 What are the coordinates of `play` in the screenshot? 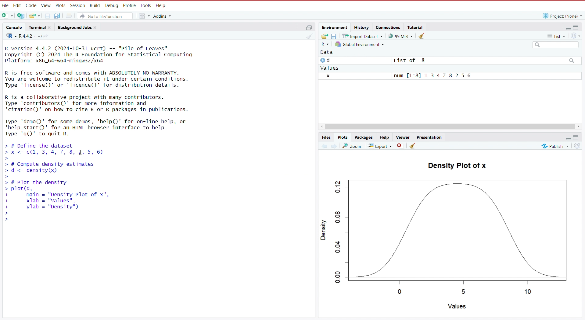 It's located at (321, 61).